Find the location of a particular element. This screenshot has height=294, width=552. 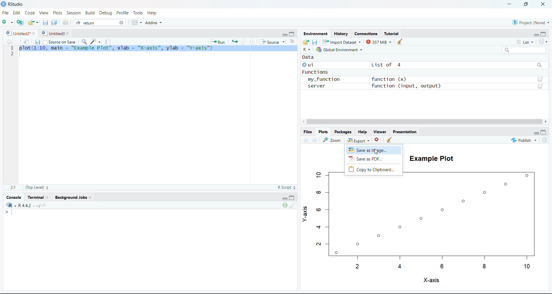

Posts is located at coordinates (58, 13).